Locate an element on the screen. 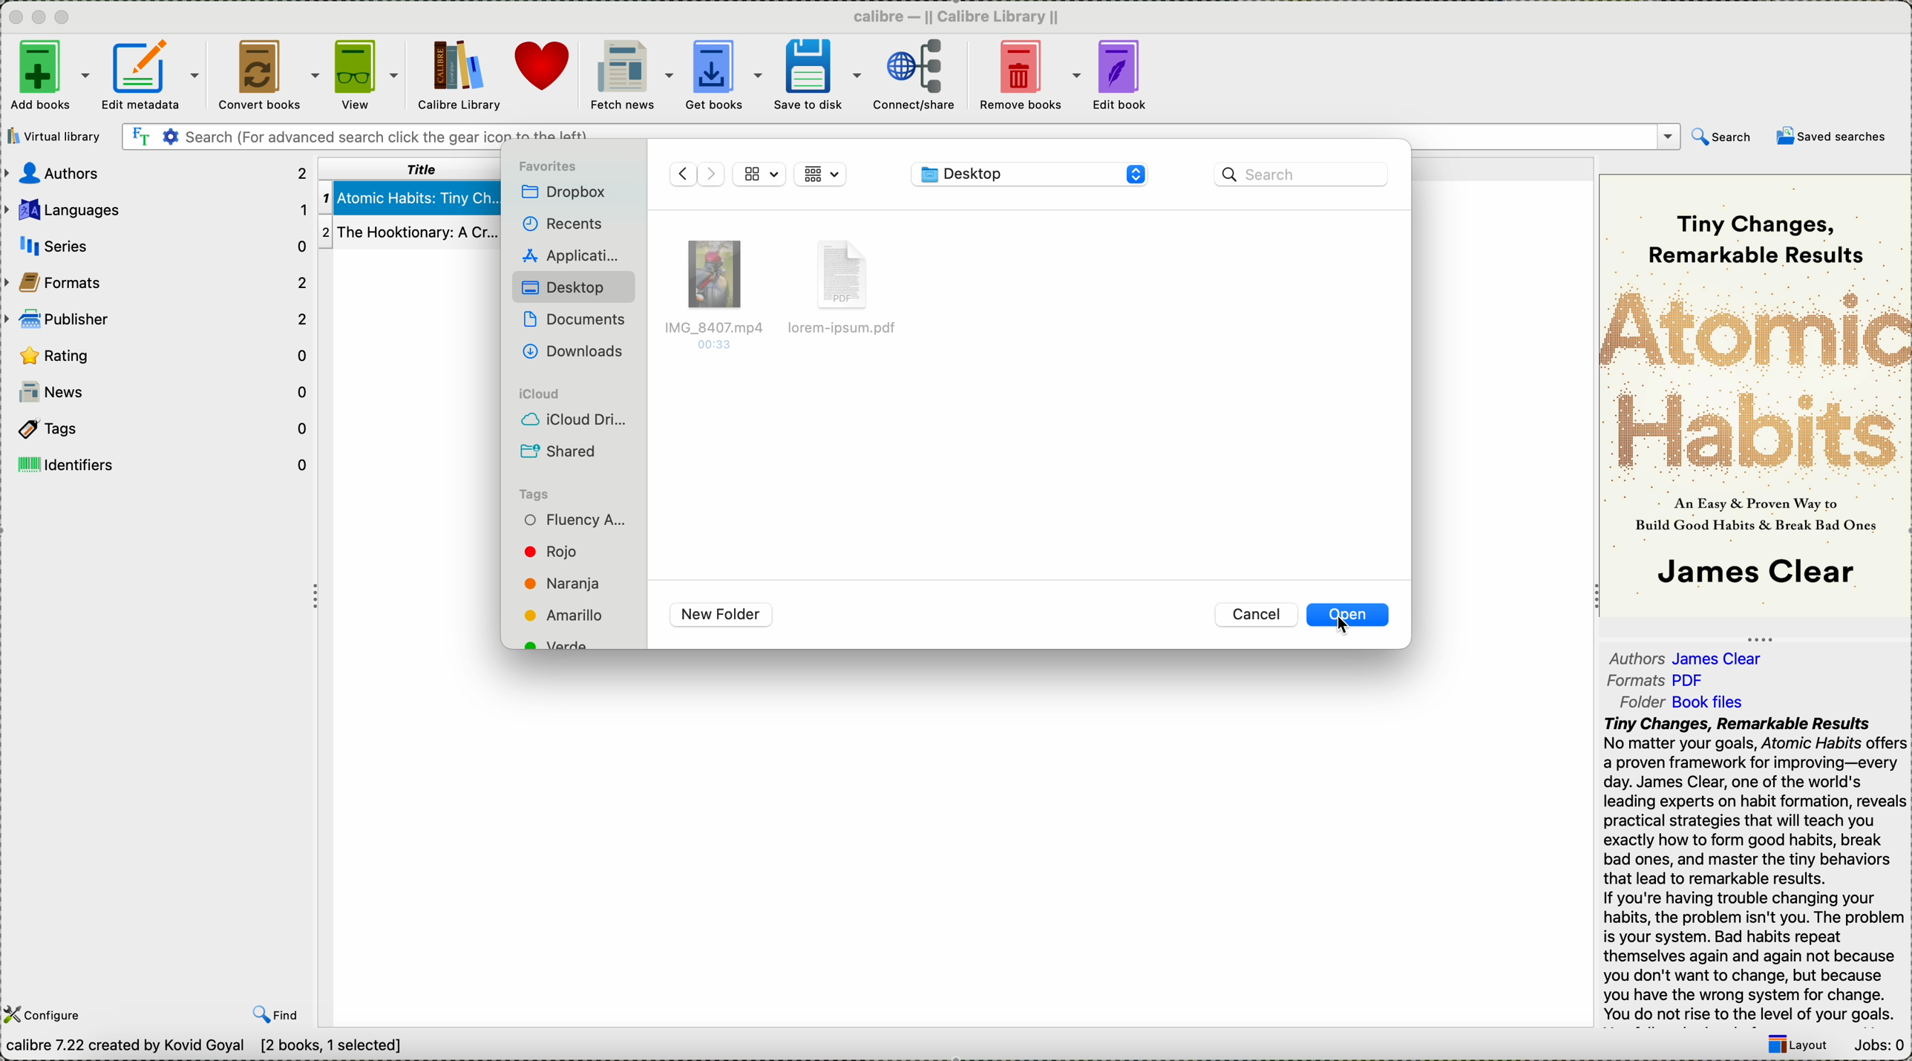 The height and width of the screenshot is (1061, 1912). tag is located at coordinates (560, 553).